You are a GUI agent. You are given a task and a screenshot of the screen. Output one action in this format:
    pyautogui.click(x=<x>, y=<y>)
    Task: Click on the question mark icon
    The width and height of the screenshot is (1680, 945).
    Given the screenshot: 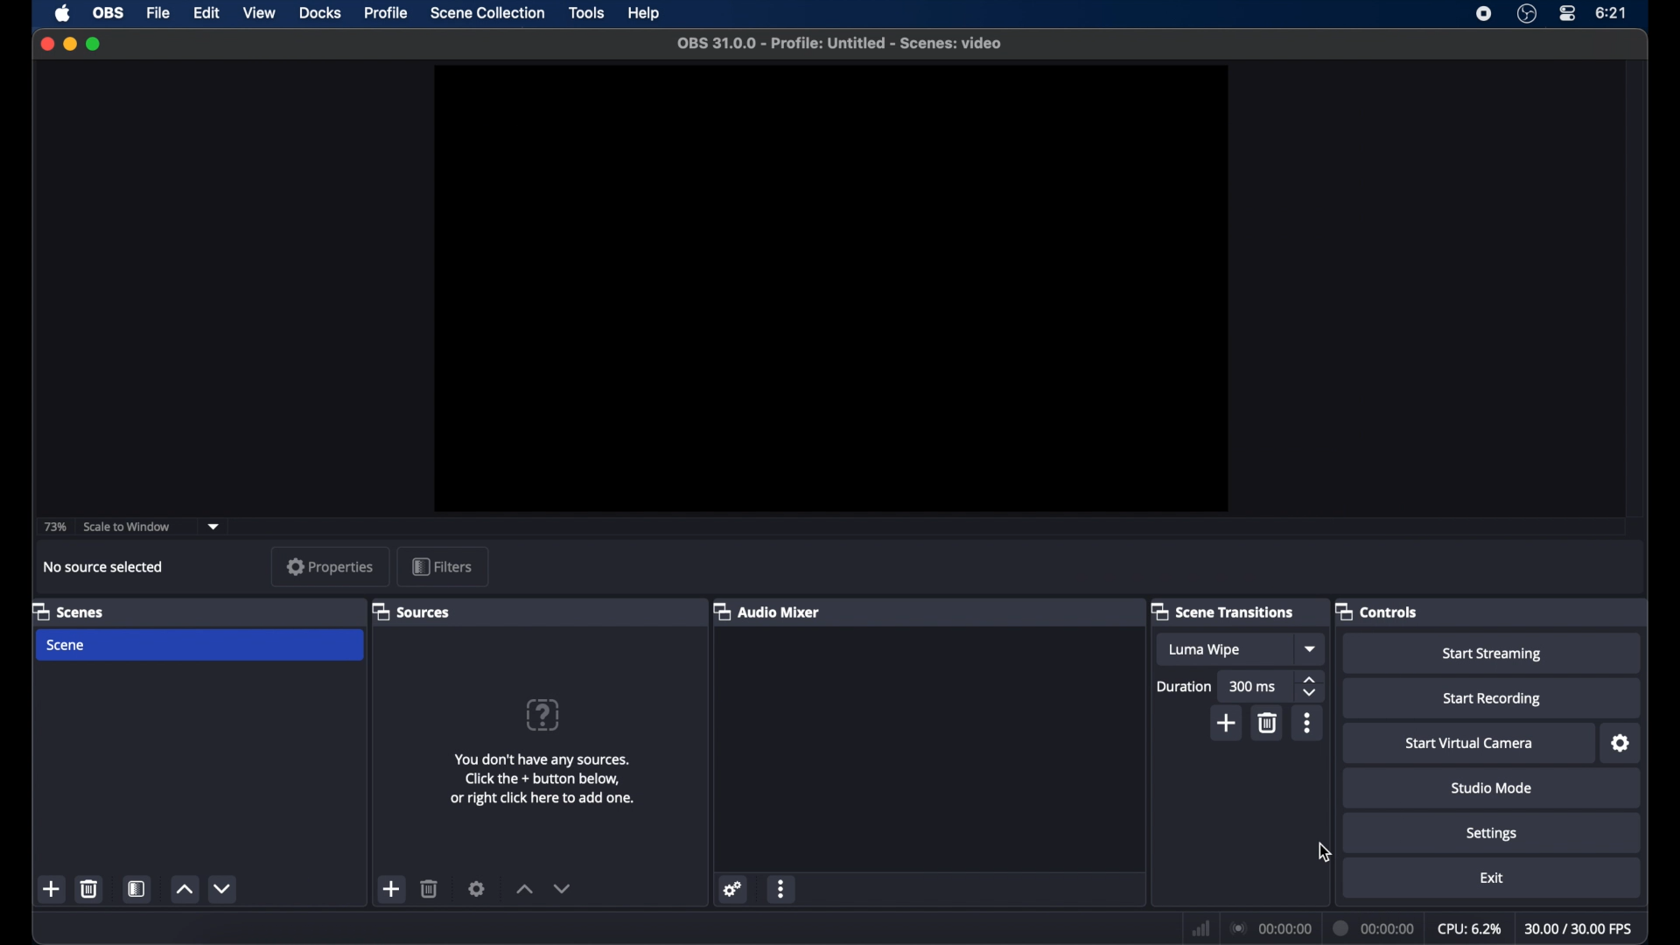 What is the action you would take?
    pyautogui.click(x=542, y=715)
    